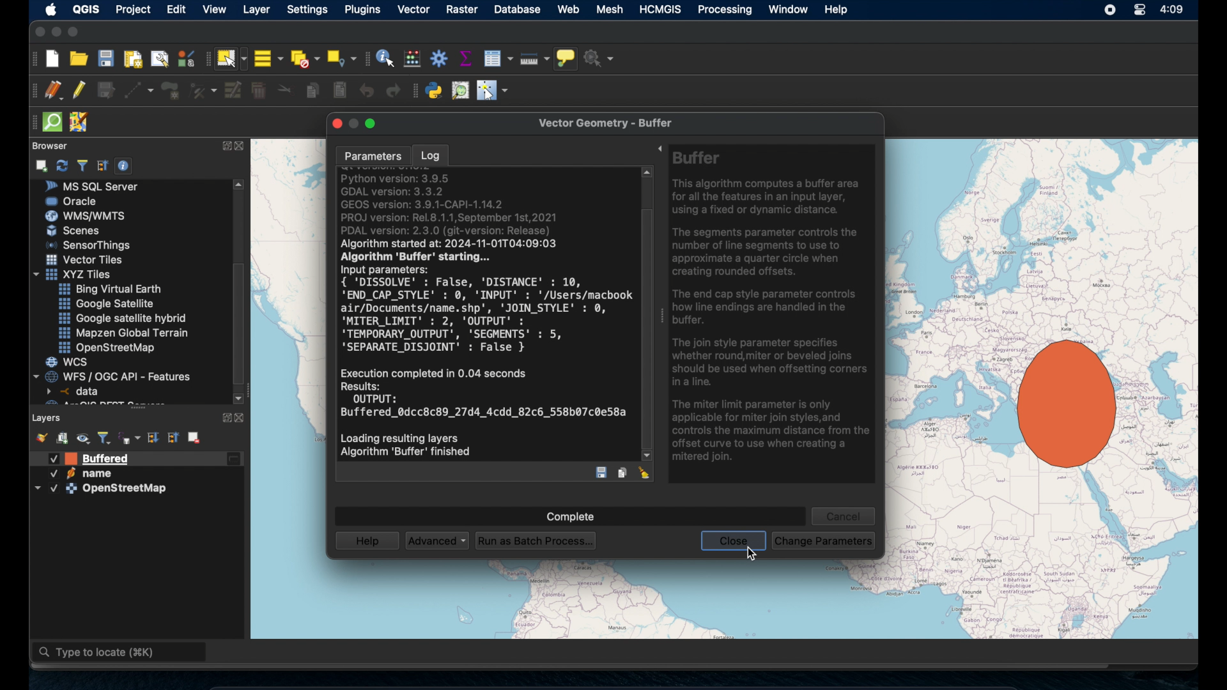  I want to click on buffered layer, so click(100, 459).